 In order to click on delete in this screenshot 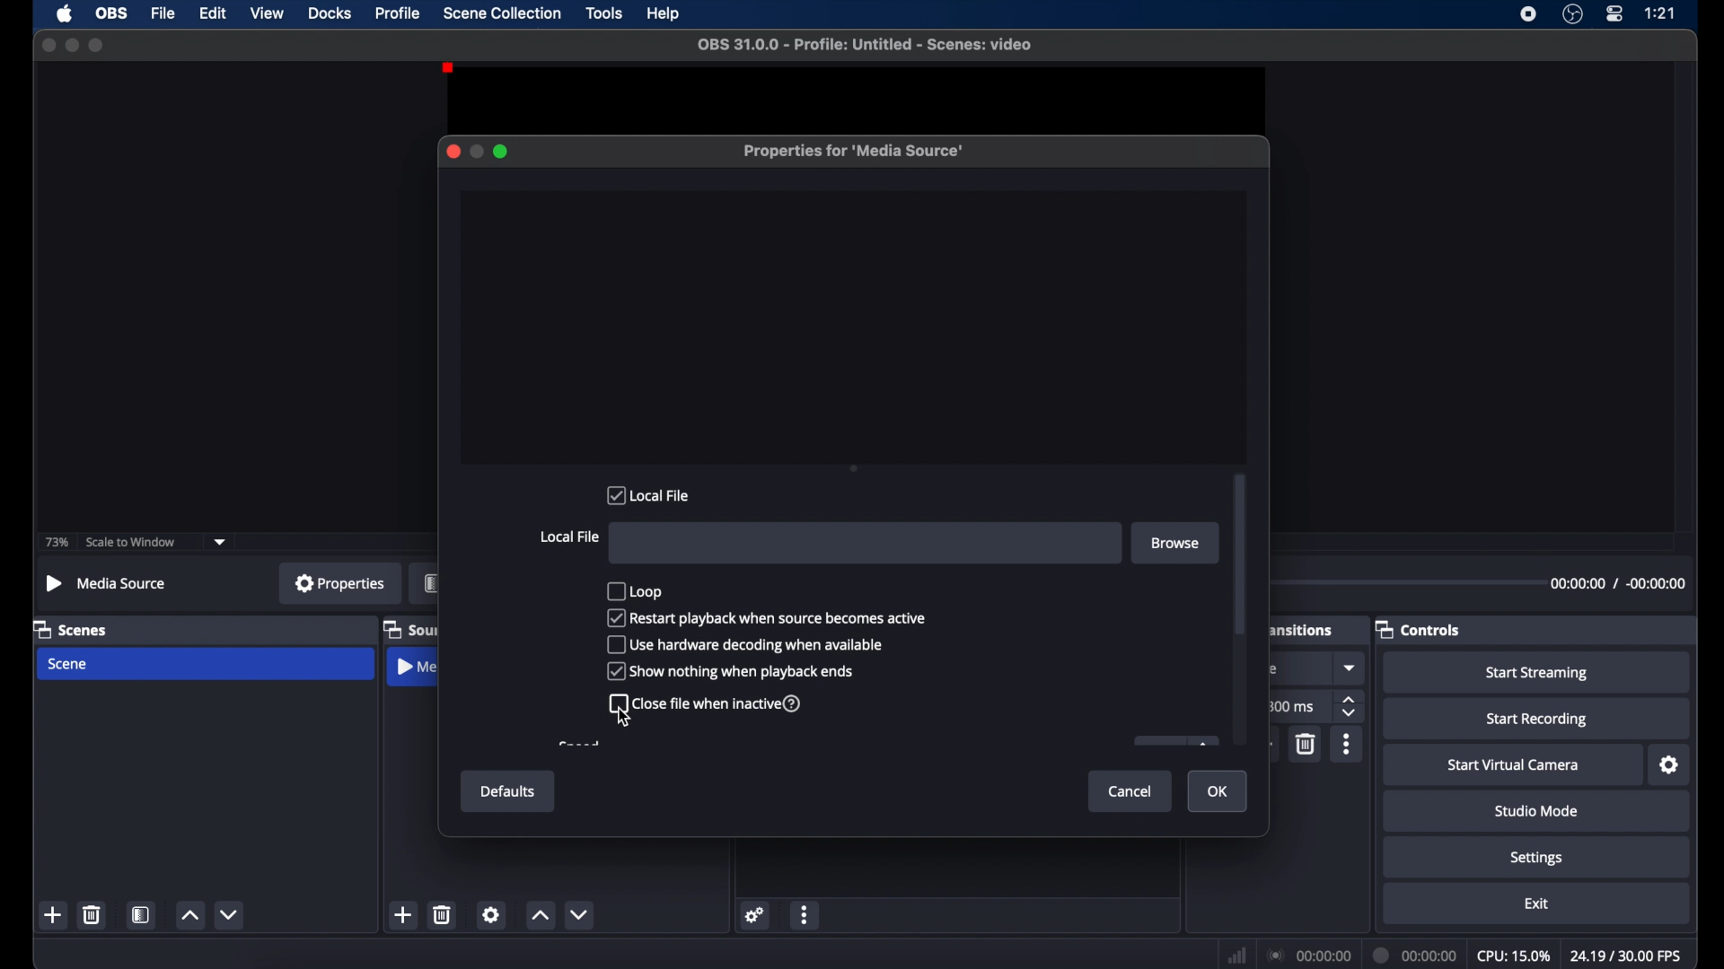, I will do `click(1306, 744)`.